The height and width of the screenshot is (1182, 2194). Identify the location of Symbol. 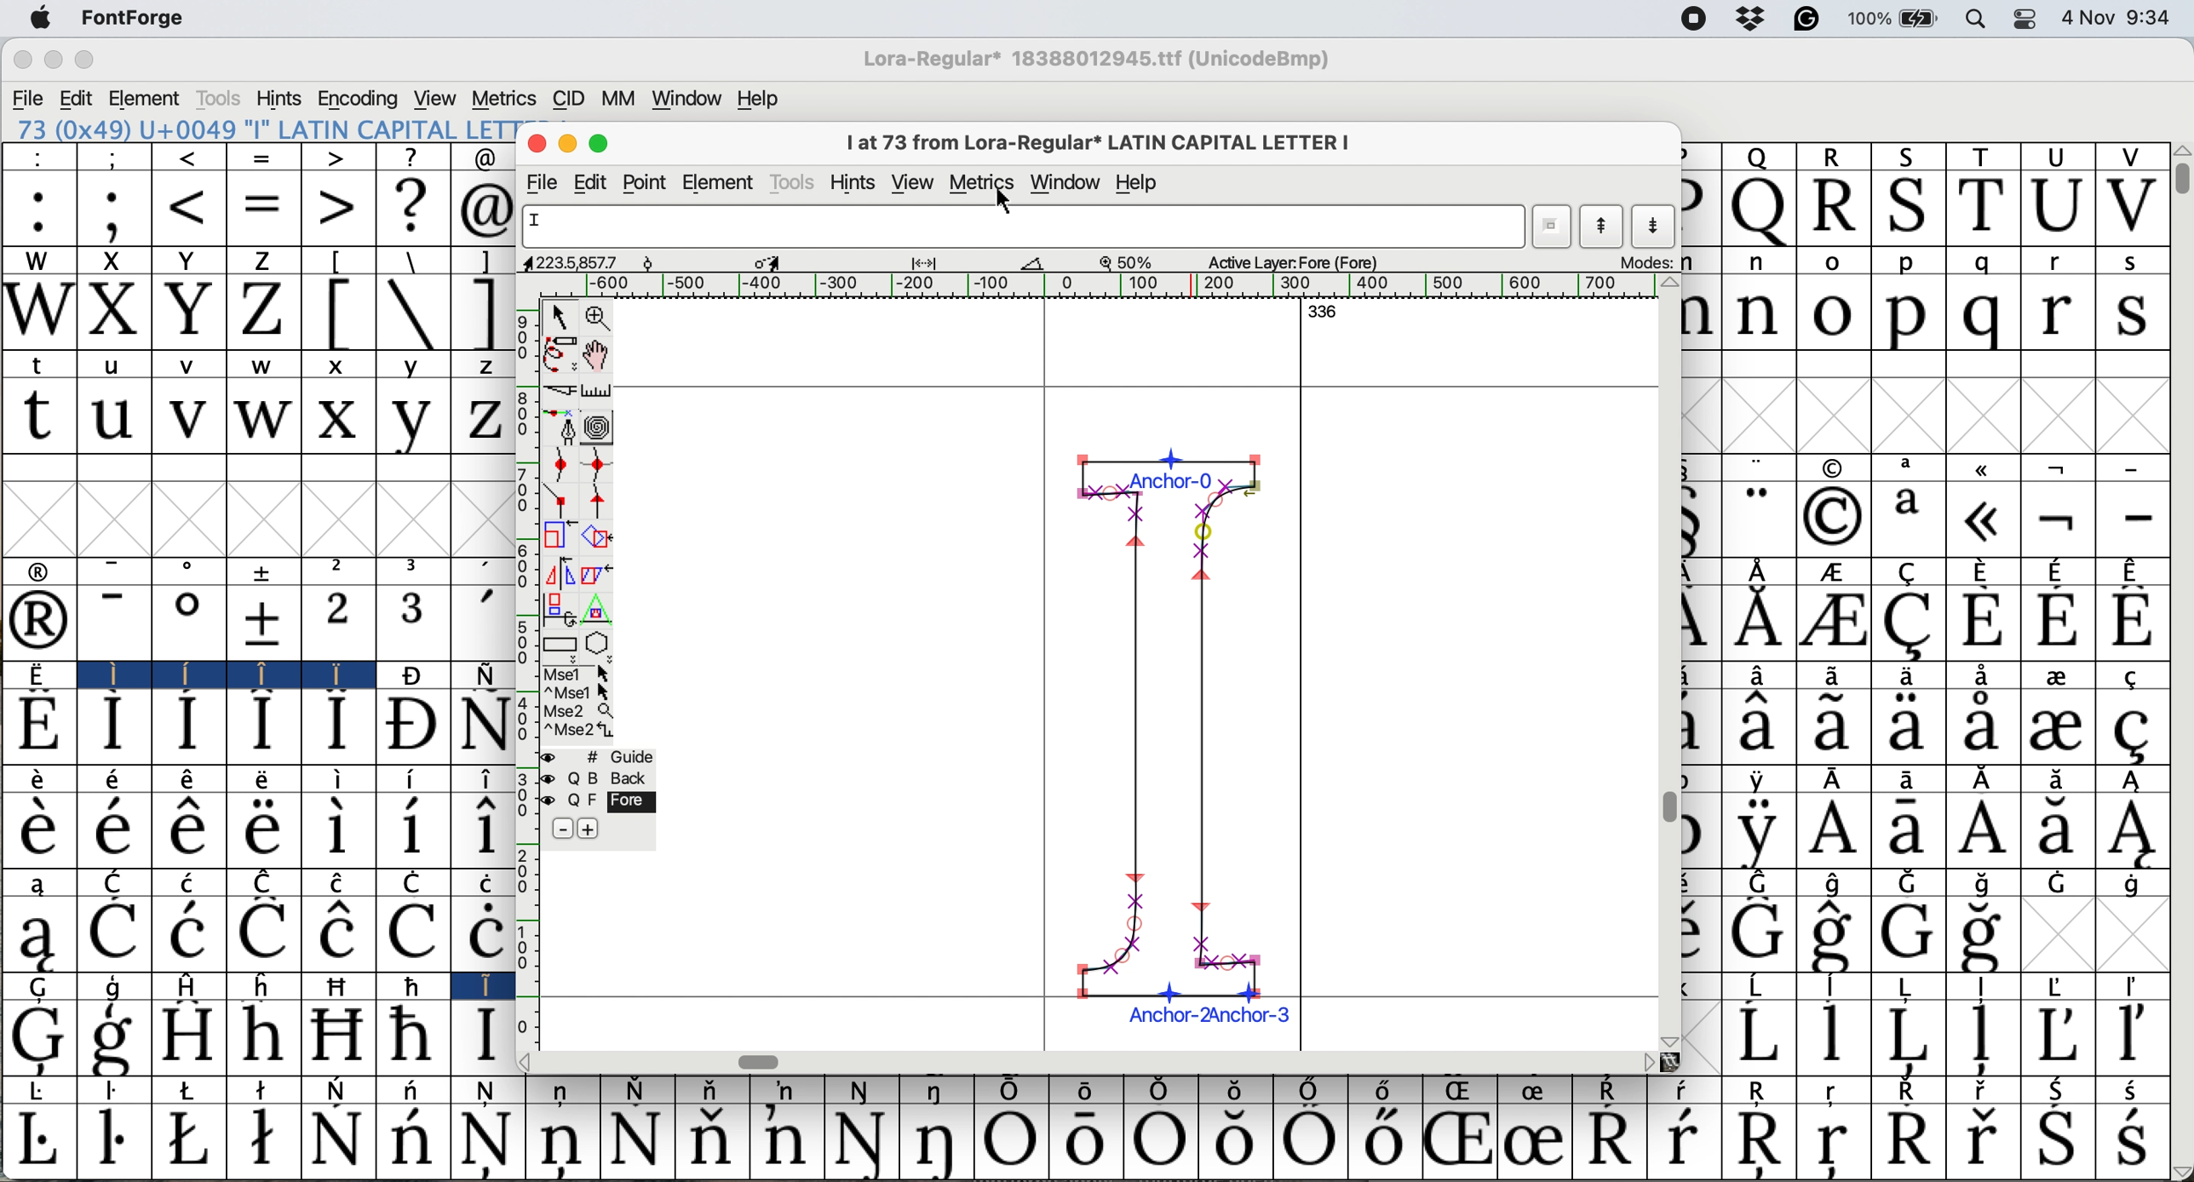
(480, 881).